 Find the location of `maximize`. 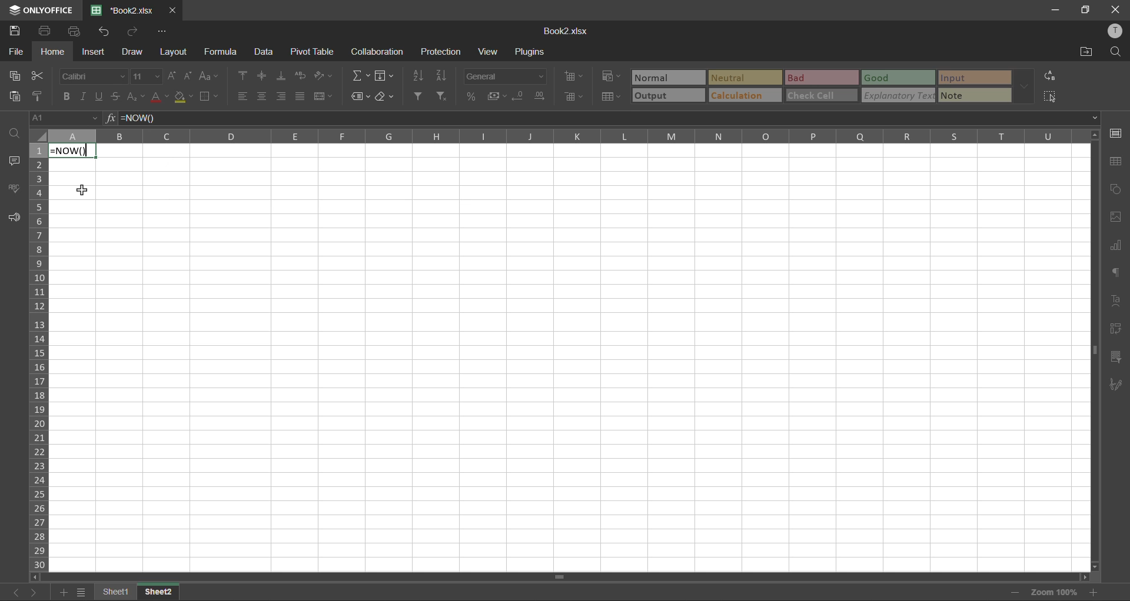

maximize is located at coordinates (1088, 9).